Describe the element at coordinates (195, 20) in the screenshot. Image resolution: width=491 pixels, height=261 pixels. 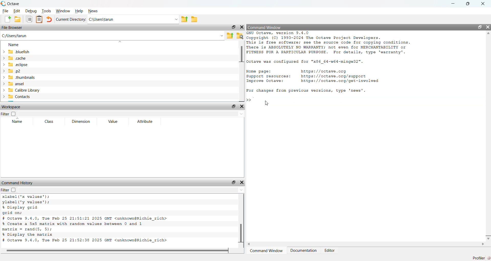
I see `file` at that location.